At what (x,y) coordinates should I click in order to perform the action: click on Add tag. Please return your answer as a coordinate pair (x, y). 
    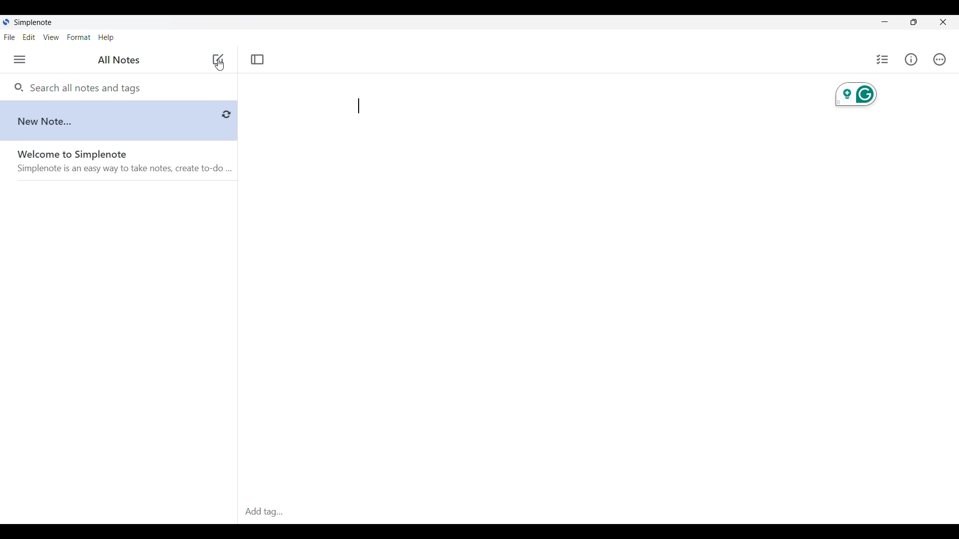
    Looking at the image, I should click on (263, 513).